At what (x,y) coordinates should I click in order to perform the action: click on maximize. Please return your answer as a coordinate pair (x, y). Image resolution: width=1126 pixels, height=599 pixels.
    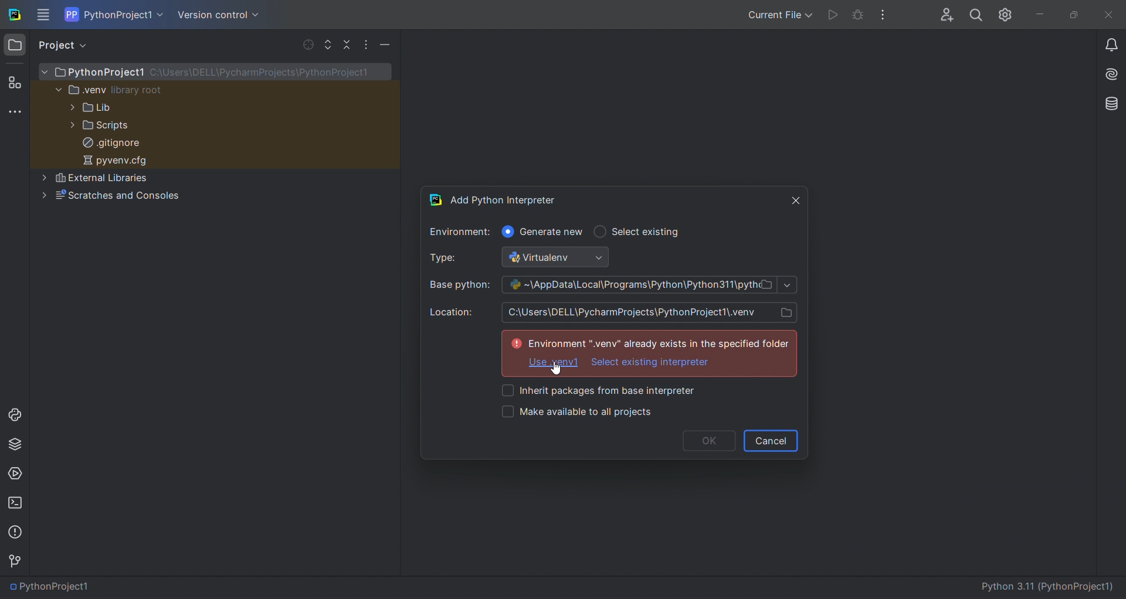
    Looking at the image, I should click on (1072, 15).